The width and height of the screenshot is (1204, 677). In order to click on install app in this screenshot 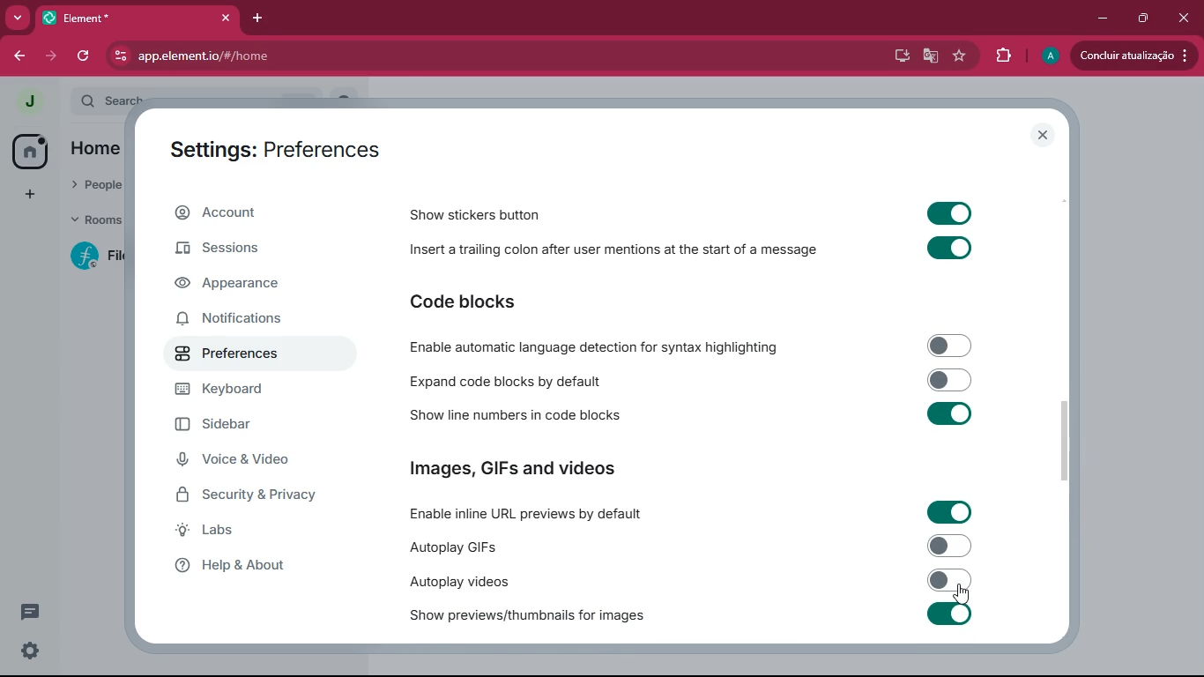, I will do `click(896, 54)`.